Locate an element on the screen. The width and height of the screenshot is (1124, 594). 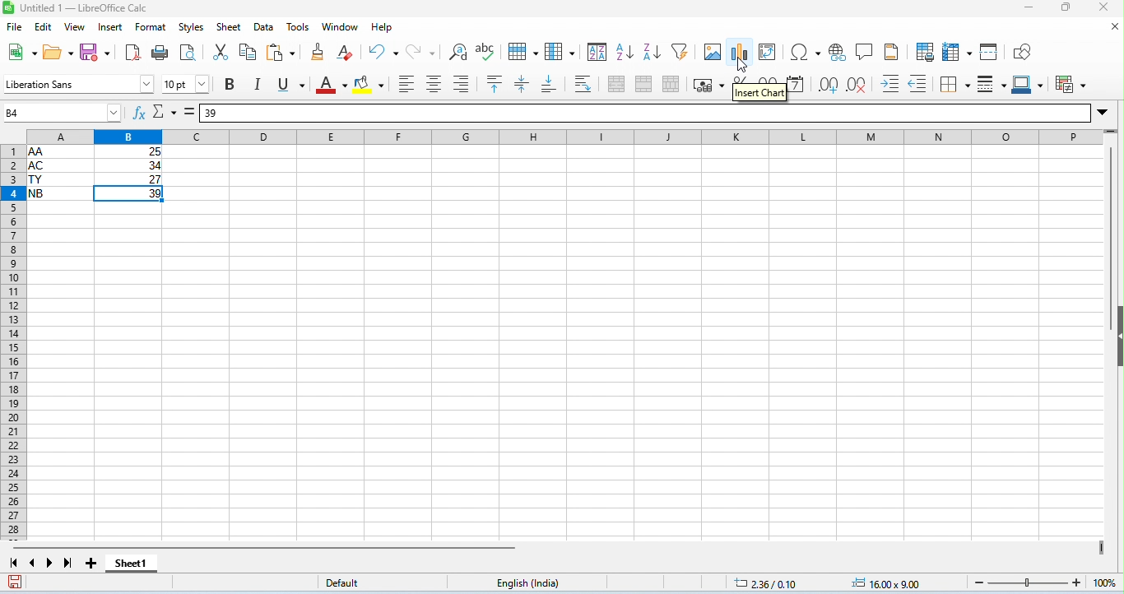
next sheet is located at coordinates (52, 564).